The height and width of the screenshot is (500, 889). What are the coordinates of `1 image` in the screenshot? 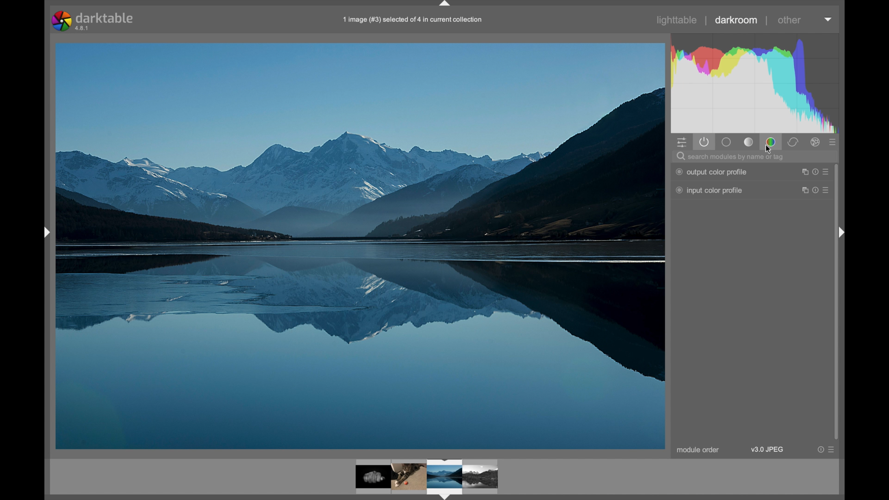 It's located at (413, 20).